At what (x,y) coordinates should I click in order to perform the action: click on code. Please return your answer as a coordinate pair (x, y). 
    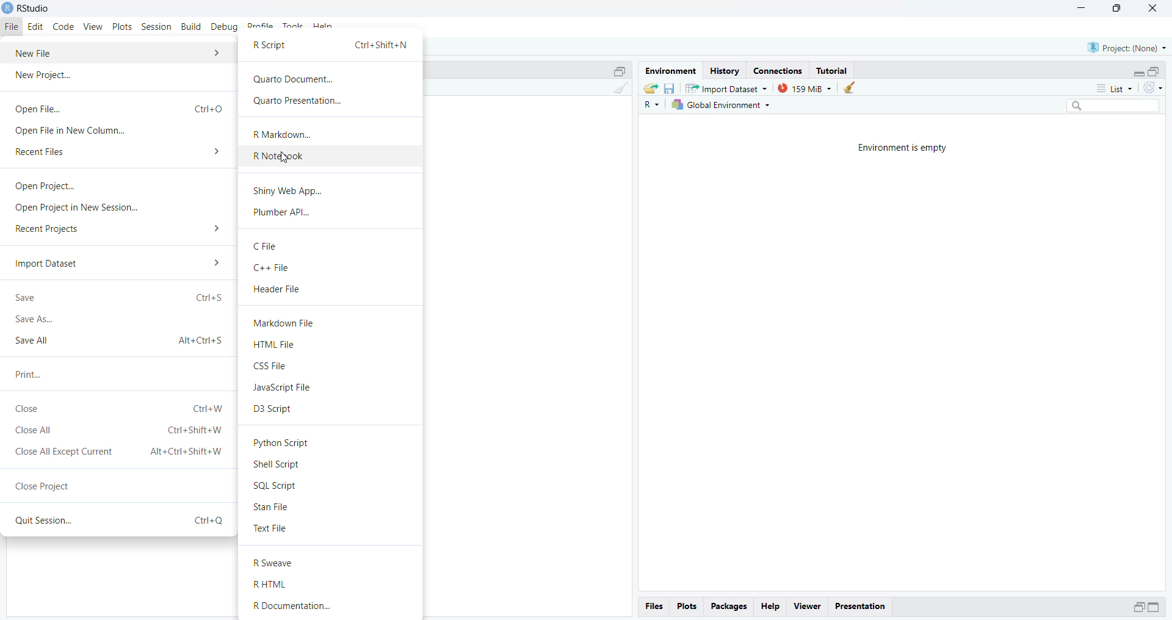
    Looking at the image, I should click on (65, 26).